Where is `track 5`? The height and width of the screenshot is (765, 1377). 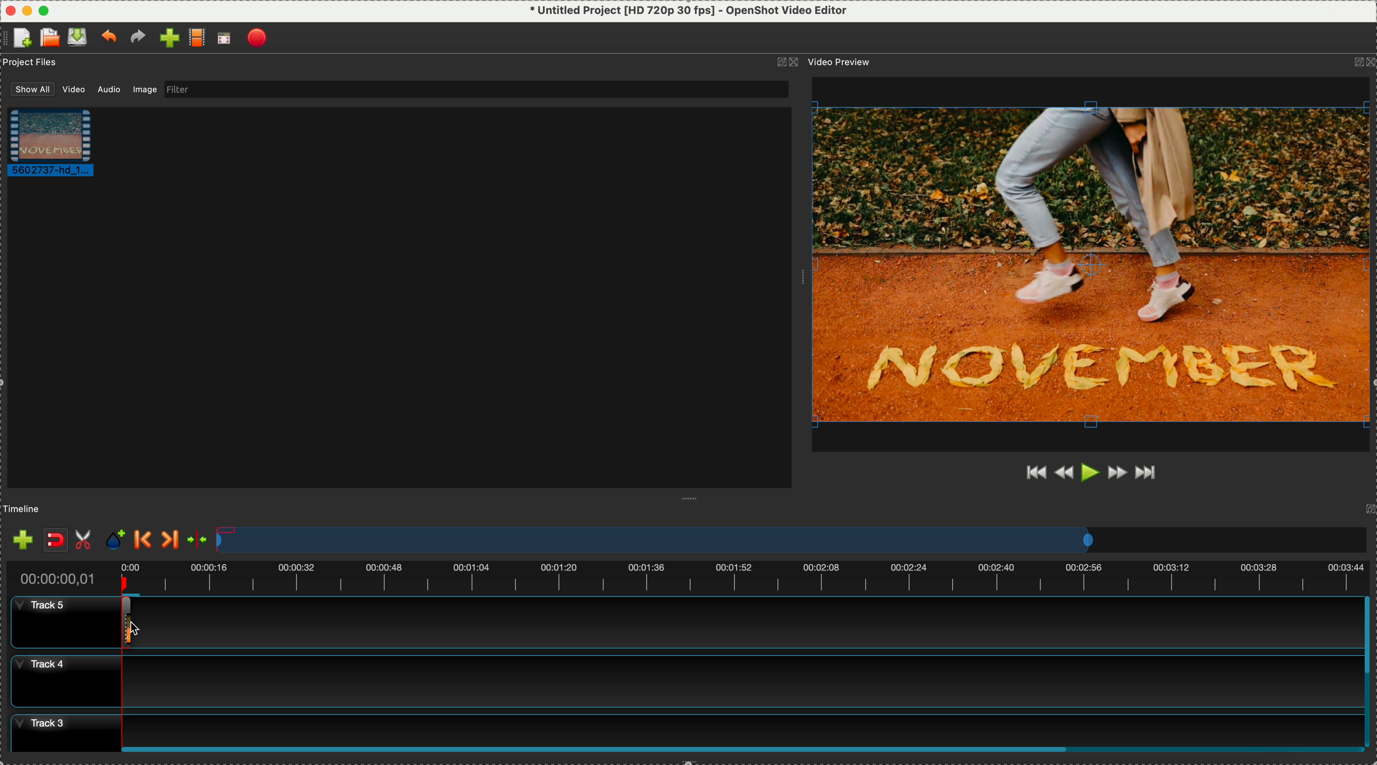 track 5 is located at coordinates (683, 622).